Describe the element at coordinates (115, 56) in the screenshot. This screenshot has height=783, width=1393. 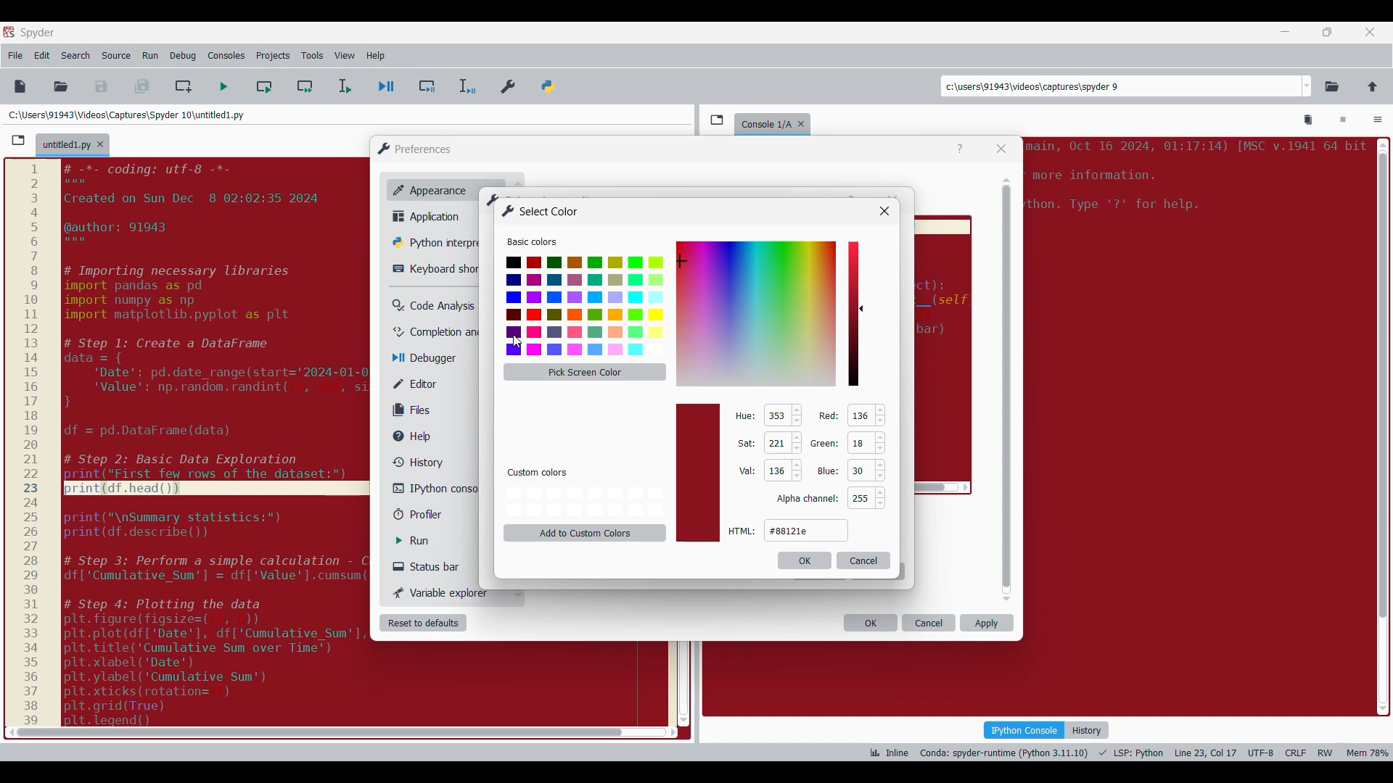
I see `Source menu` at that location.